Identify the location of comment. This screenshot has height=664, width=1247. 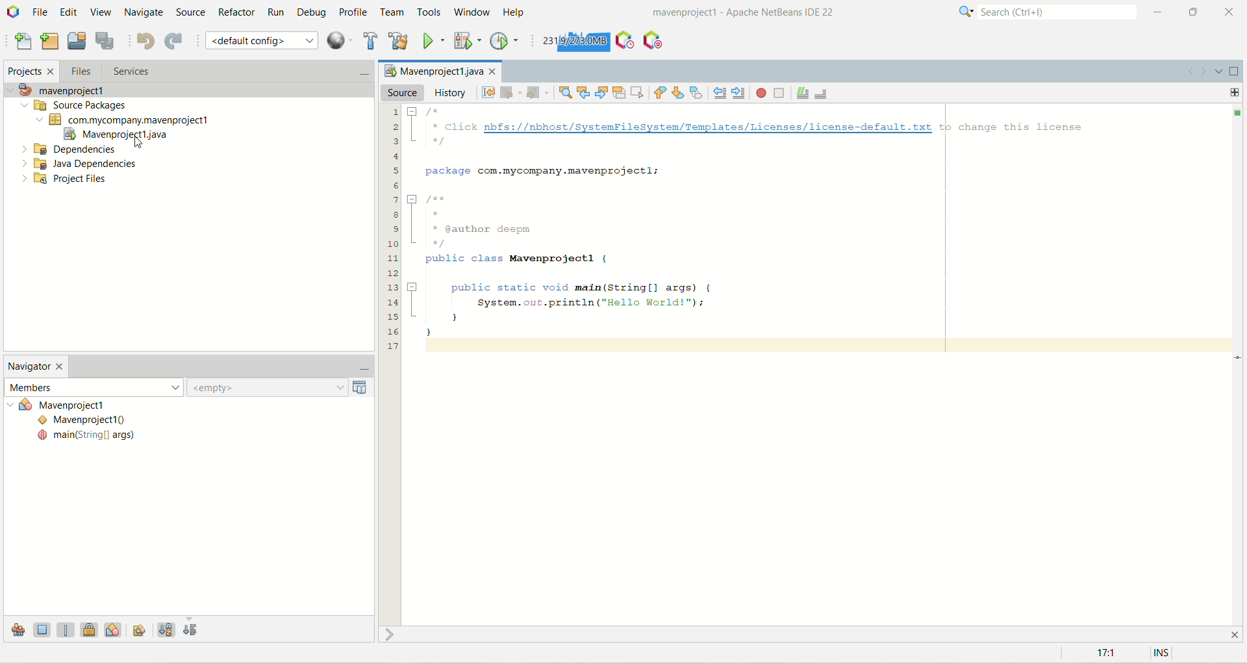
(803, 94).